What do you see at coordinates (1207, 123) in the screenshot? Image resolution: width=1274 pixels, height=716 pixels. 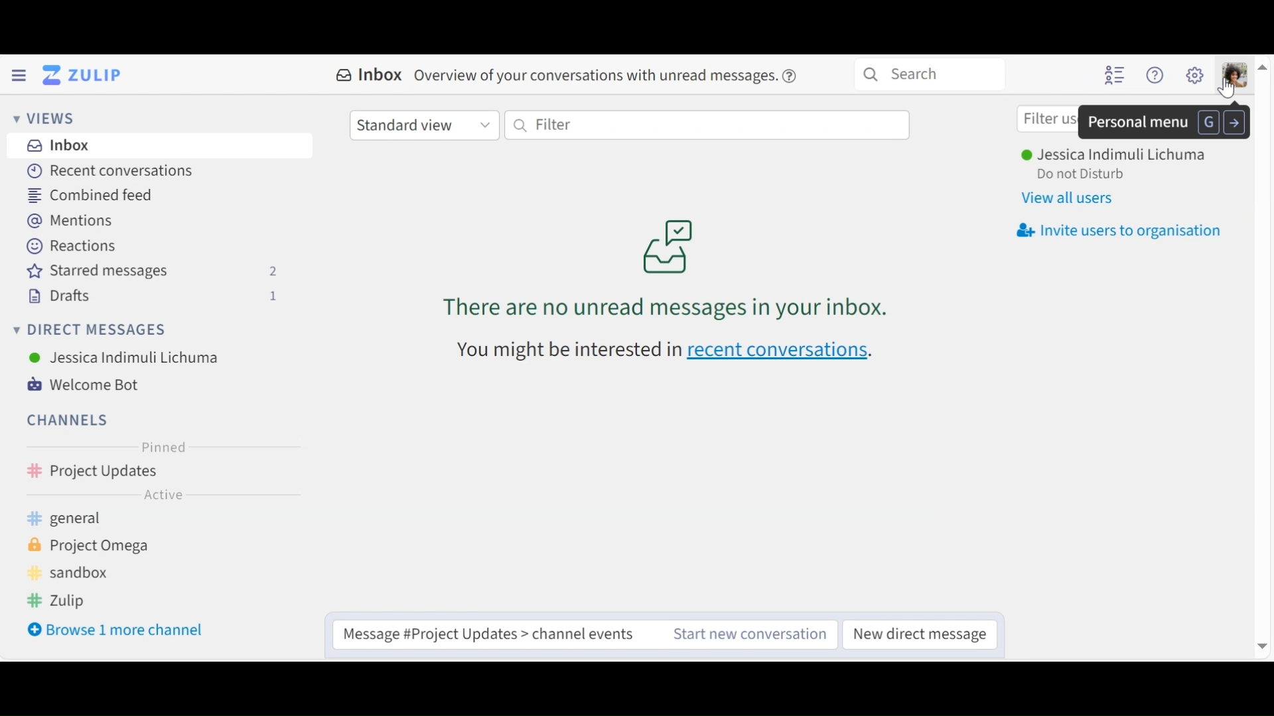 I see `G` at bounding box center [1207, 123].